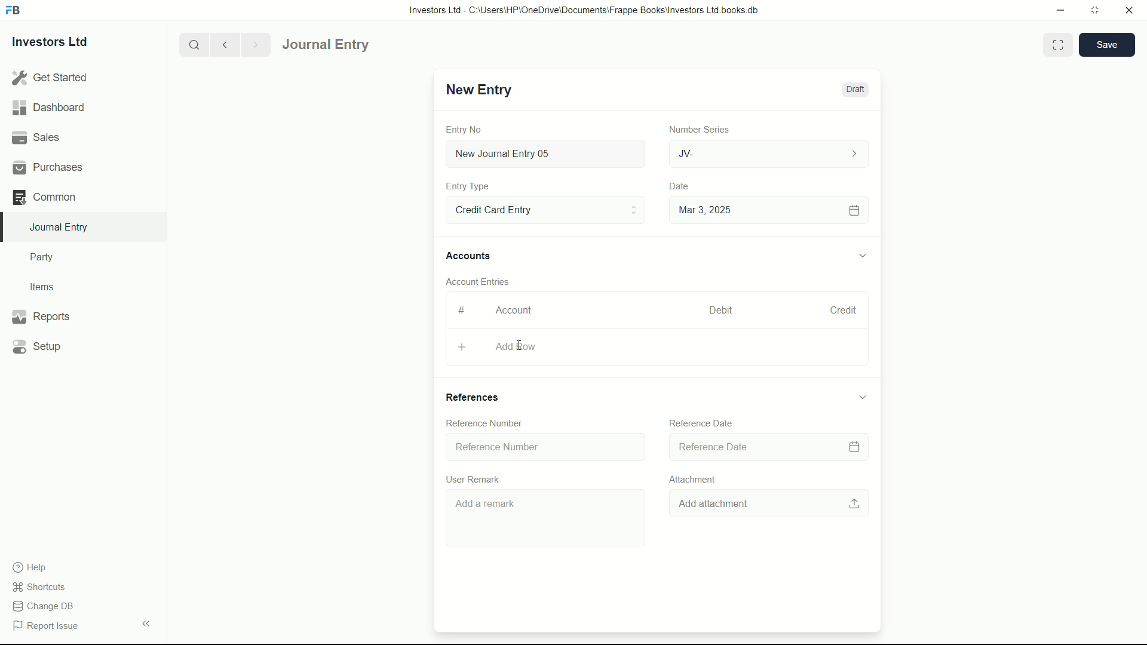  Describe the element at coordinates (146, 622) in the screenshot. I see `expand/collapse` at that location.